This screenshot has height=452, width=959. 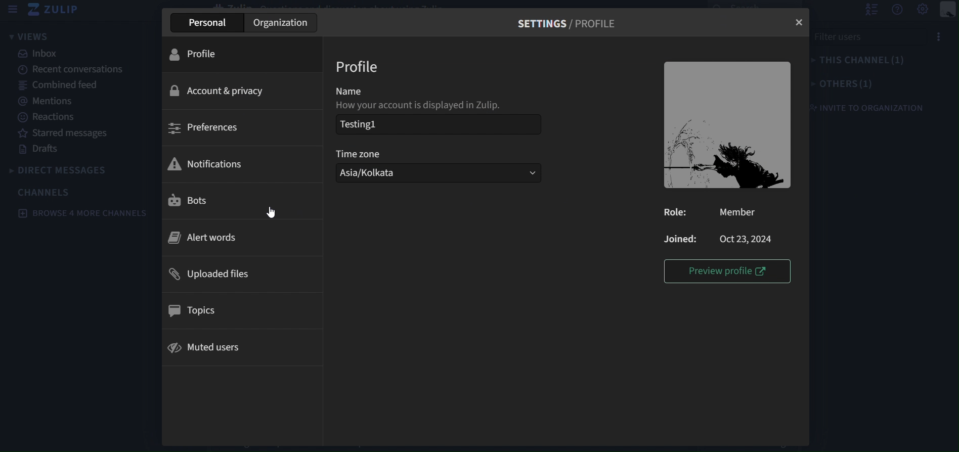 What do you see at coordinates (437, 173) in the screenshot?
I see `Asia/Kolkata` at bounding box center [437, 173].